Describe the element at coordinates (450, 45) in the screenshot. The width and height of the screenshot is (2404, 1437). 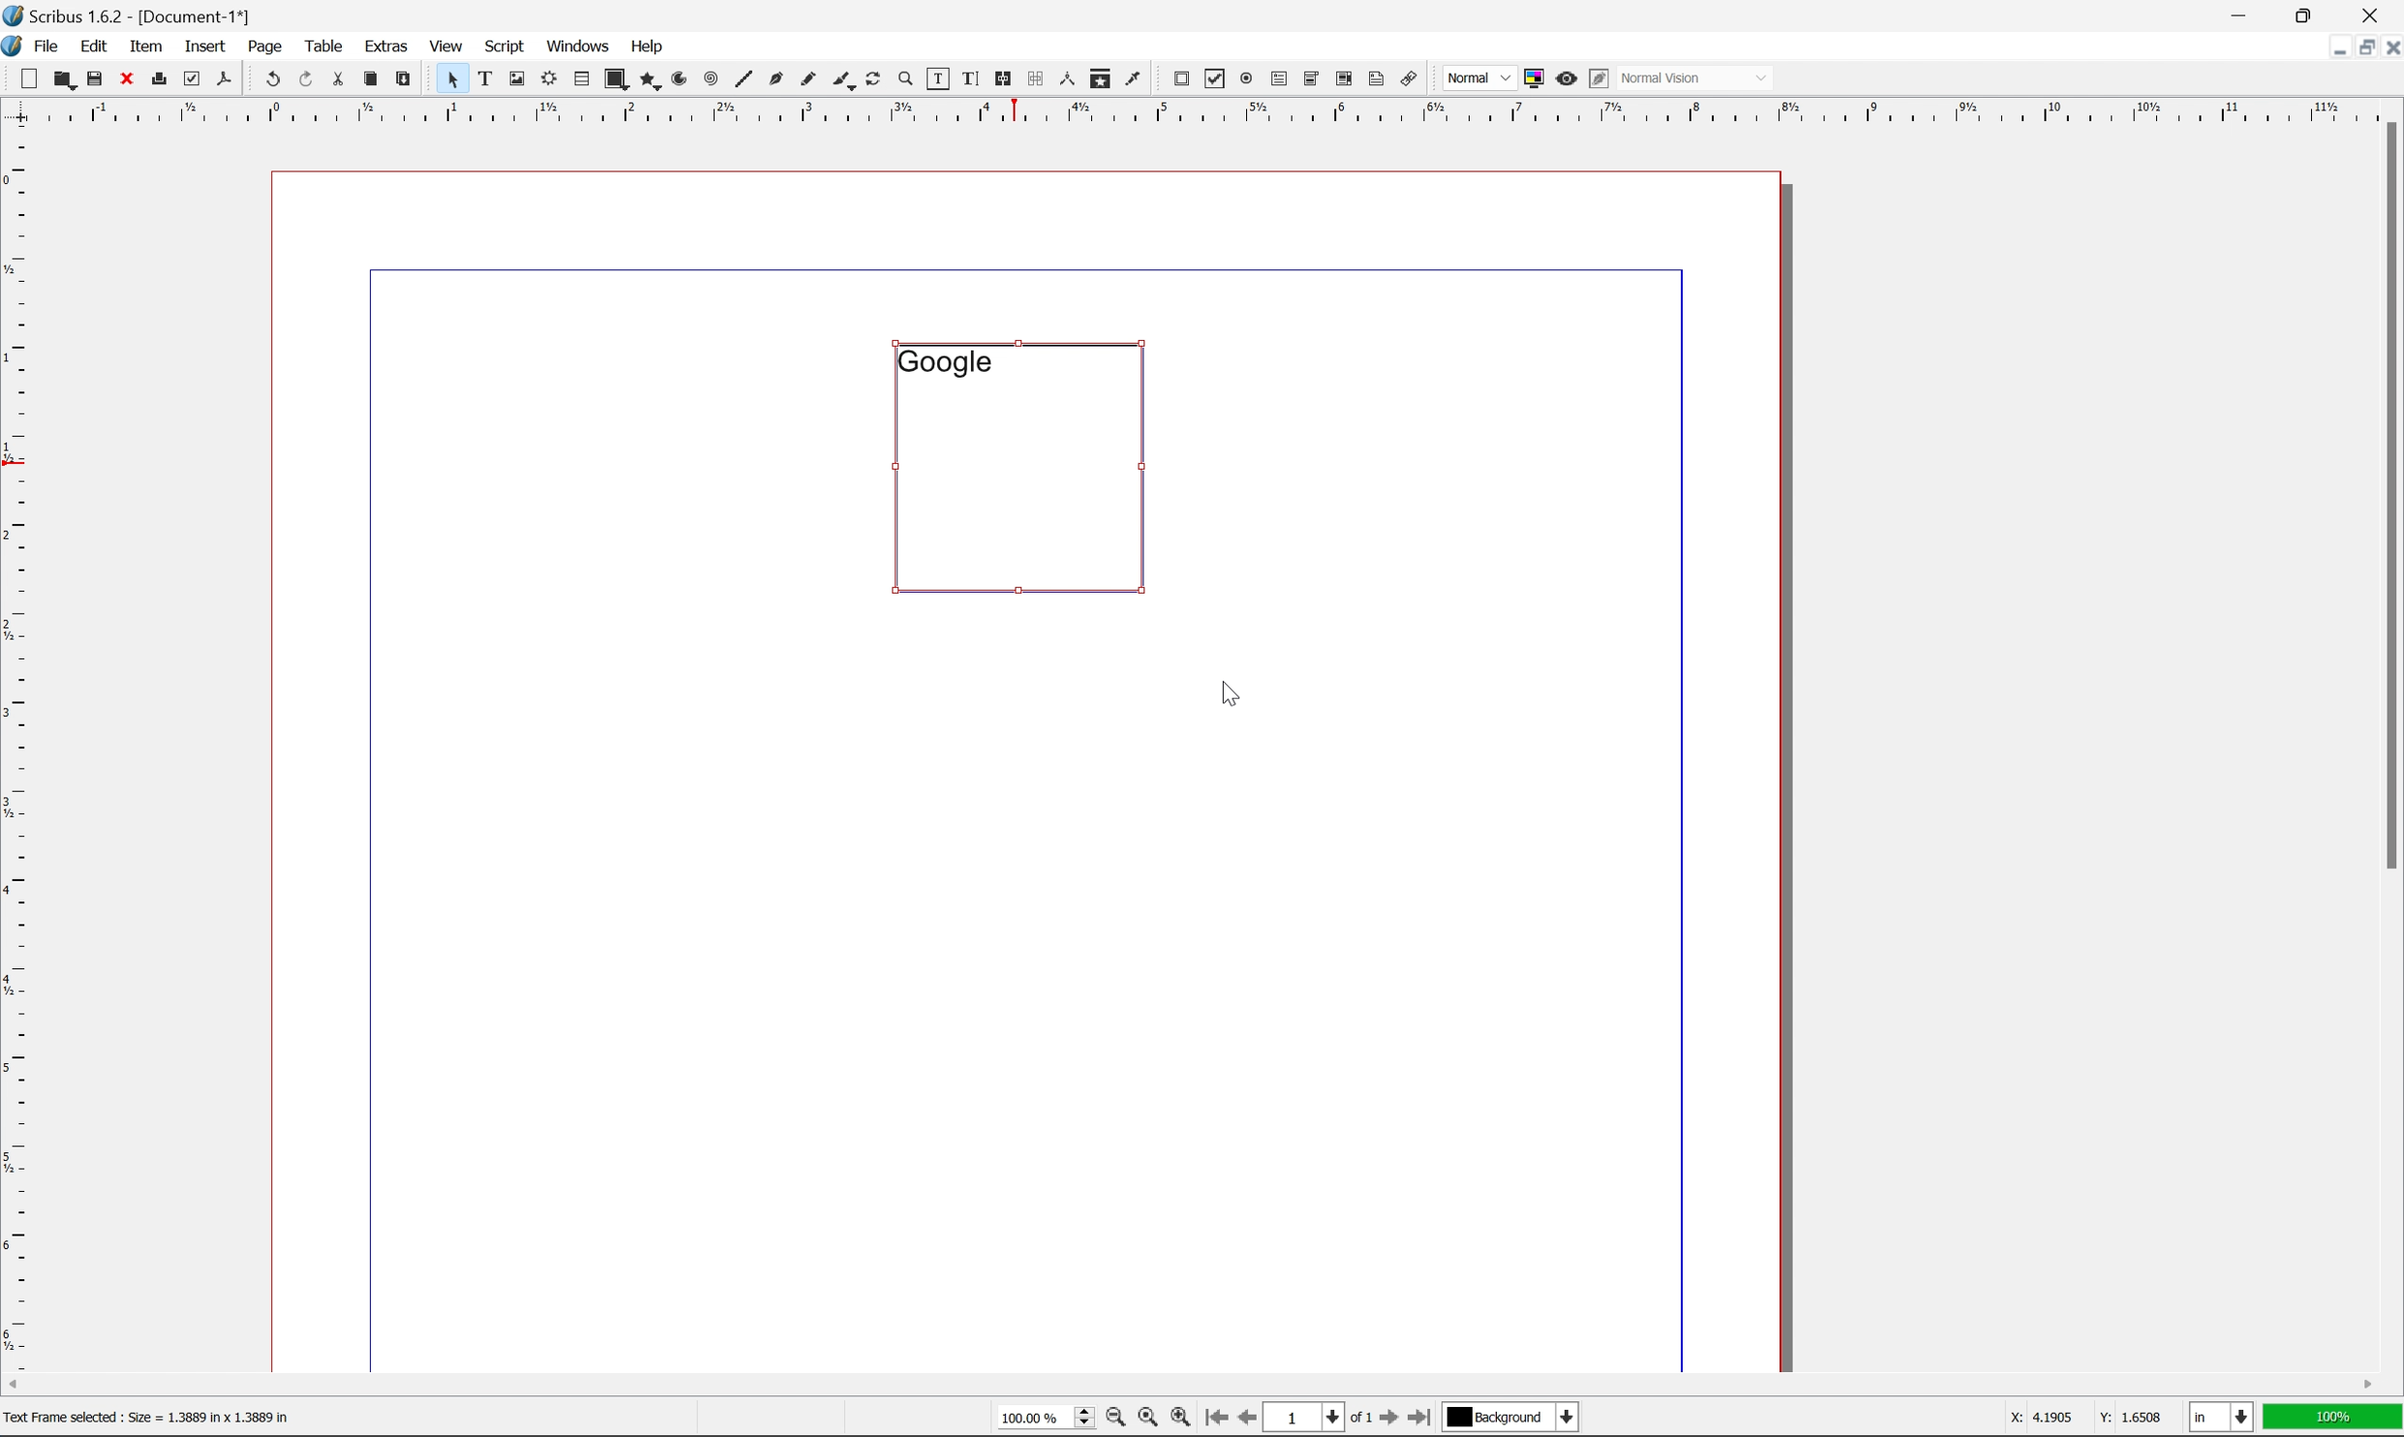
I see `view` at that location.